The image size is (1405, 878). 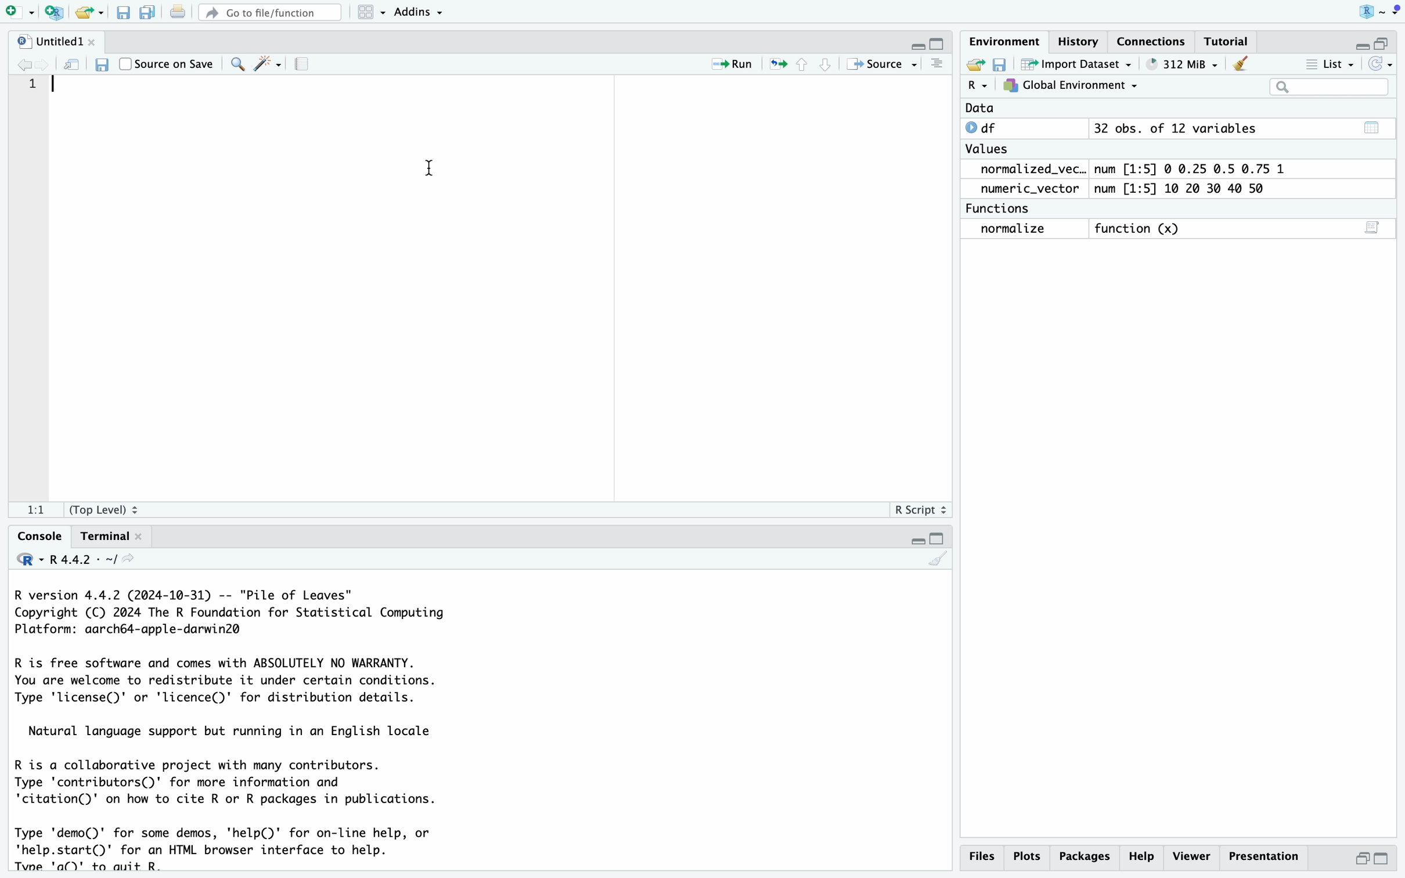 What do you see at coordinates (78, 12) in the screenshot?
I see `RStudio` at bounding box center [78, 12].